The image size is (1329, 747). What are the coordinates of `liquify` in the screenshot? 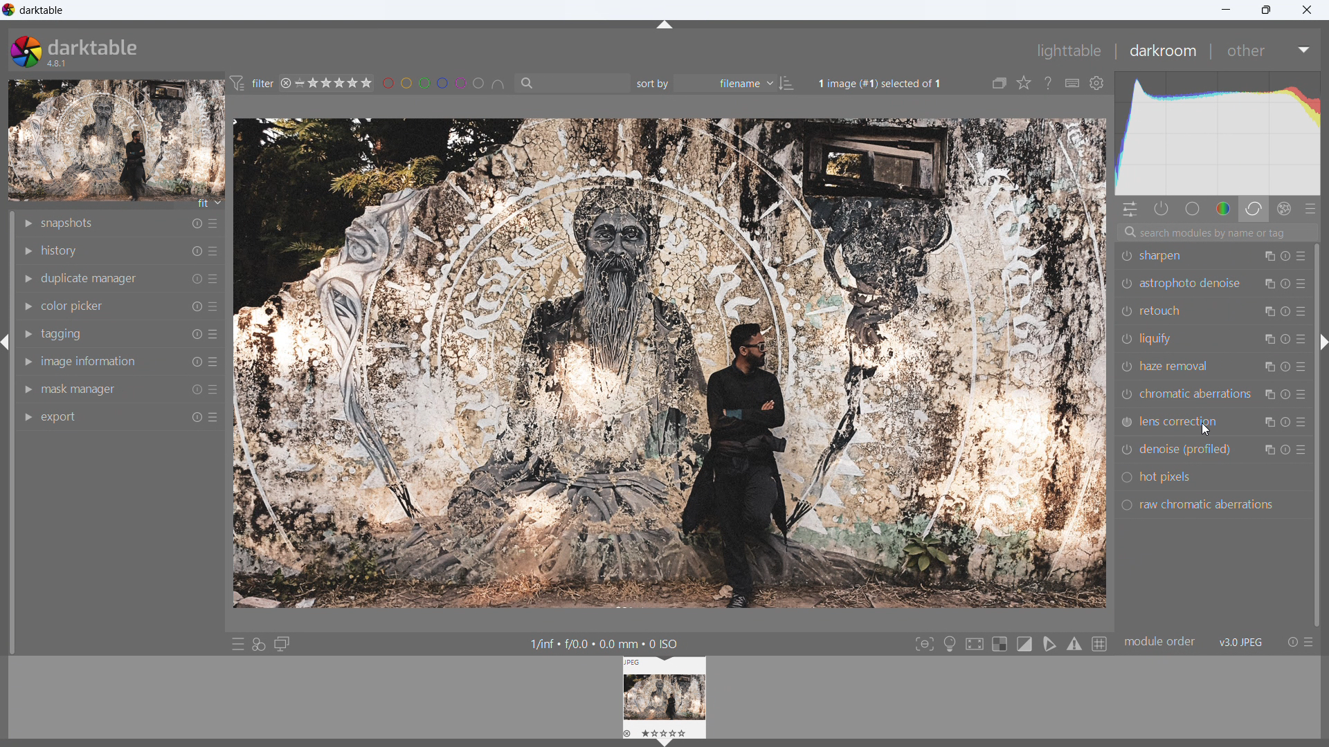 It's located at (1155, 339).